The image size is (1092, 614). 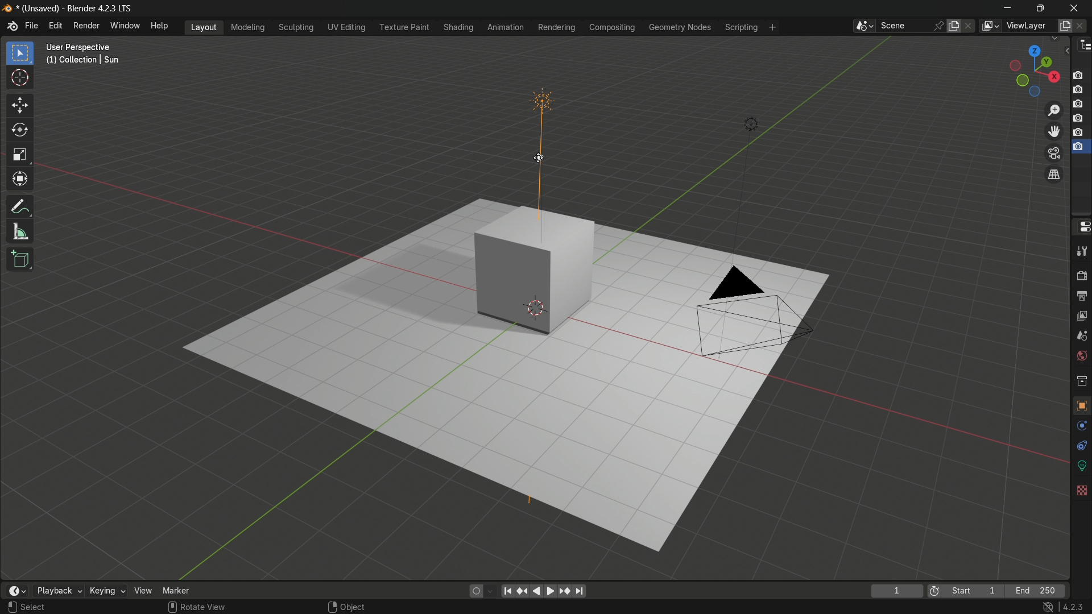 What do you see at coordinates (971, 26) in the screenshot?
I see `delete scene` at bounding box center [971, 26].